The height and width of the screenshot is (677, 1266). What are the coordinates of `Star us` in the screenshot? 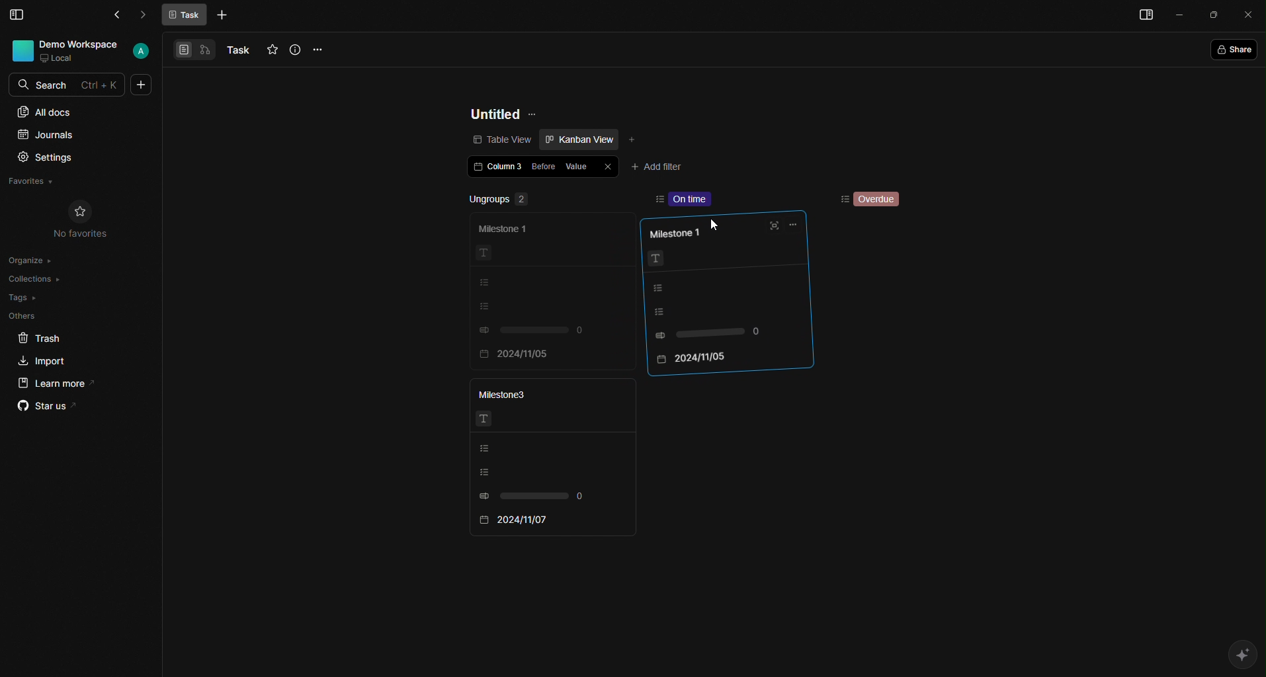 It's located at (43, 407).